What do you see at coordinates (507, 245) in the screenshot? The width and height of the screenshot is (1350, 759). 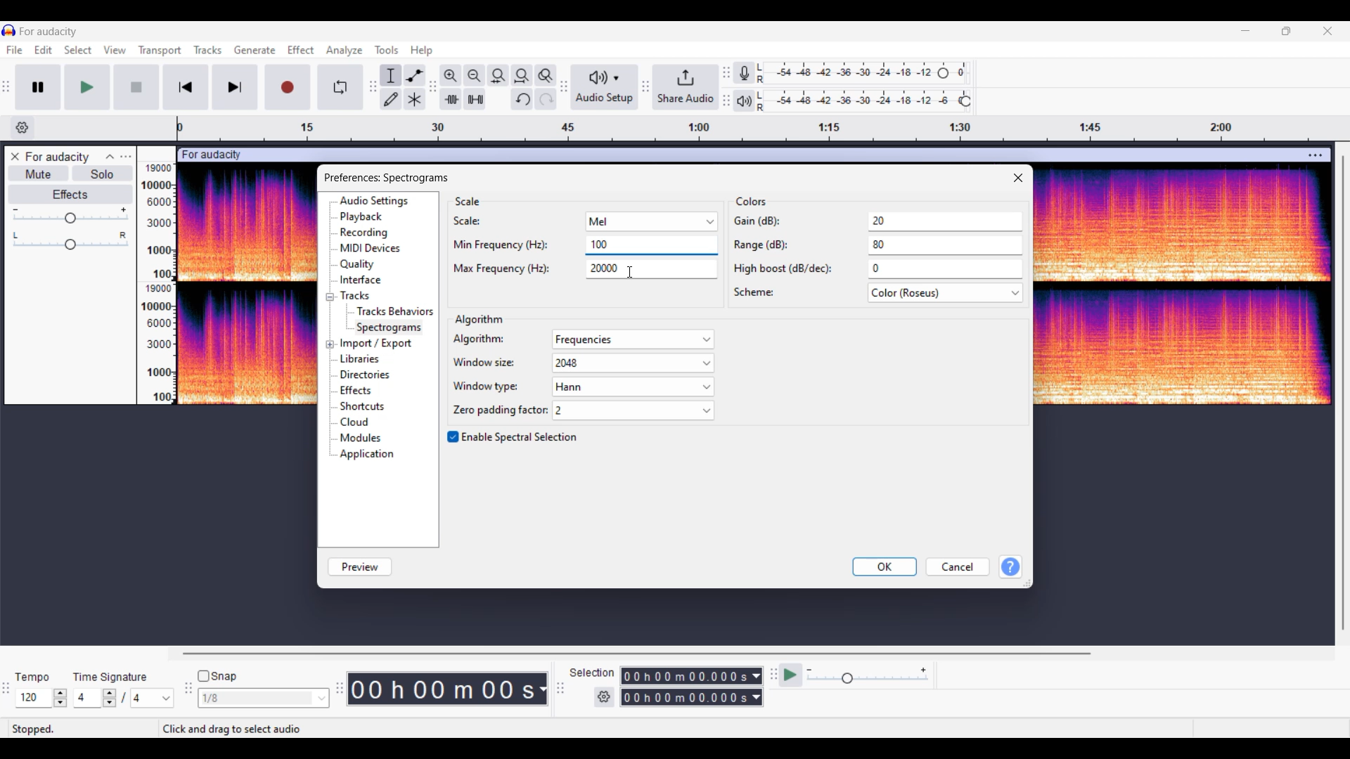 I see `min frequency` at bounding box center [507, 245].